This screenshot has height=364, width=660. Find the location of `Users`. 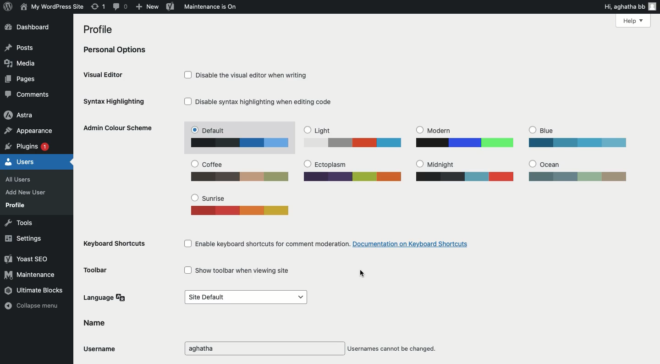

Users is located at coordinates (22, 162).